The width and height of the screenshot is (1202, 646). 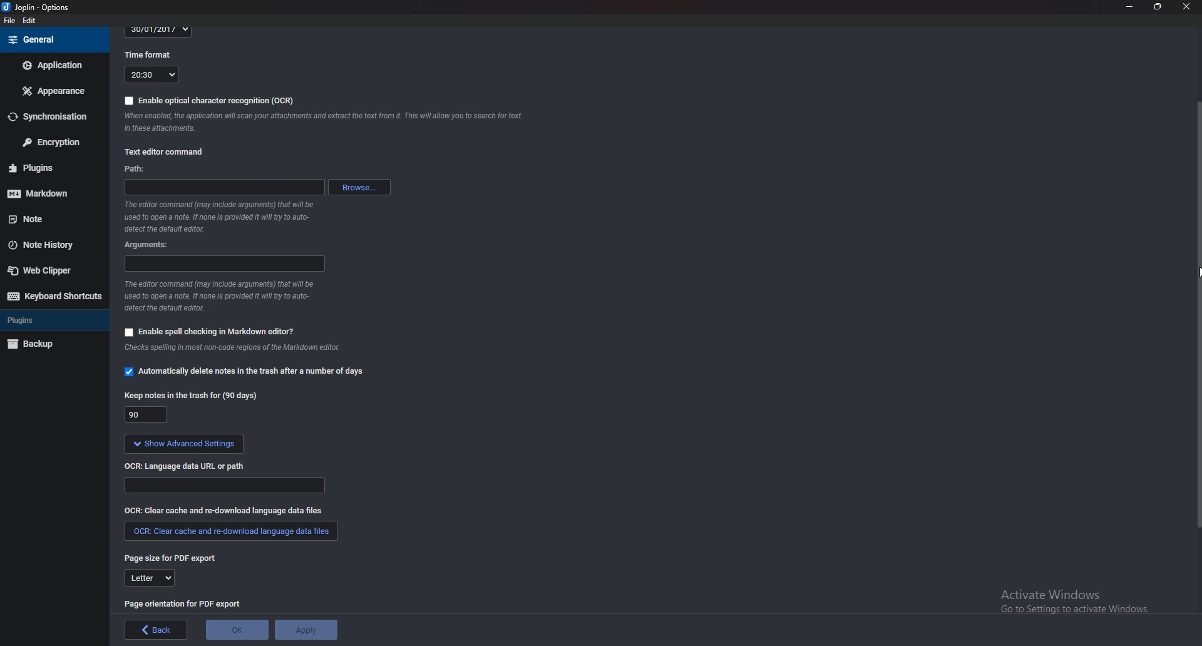 What do you see at coordinates (194, 396) in the screenshot?
I see `Keep notes in the trash for` at bounding box center [194, 396].